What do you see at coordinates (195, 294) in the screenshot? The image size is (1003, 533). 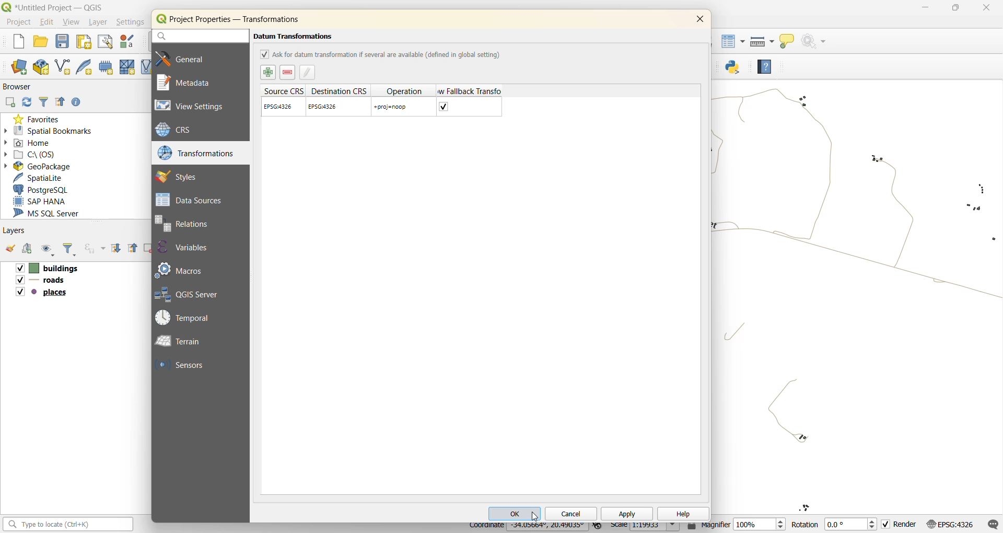 I see `qgis server` at bounding box center [195, 294].